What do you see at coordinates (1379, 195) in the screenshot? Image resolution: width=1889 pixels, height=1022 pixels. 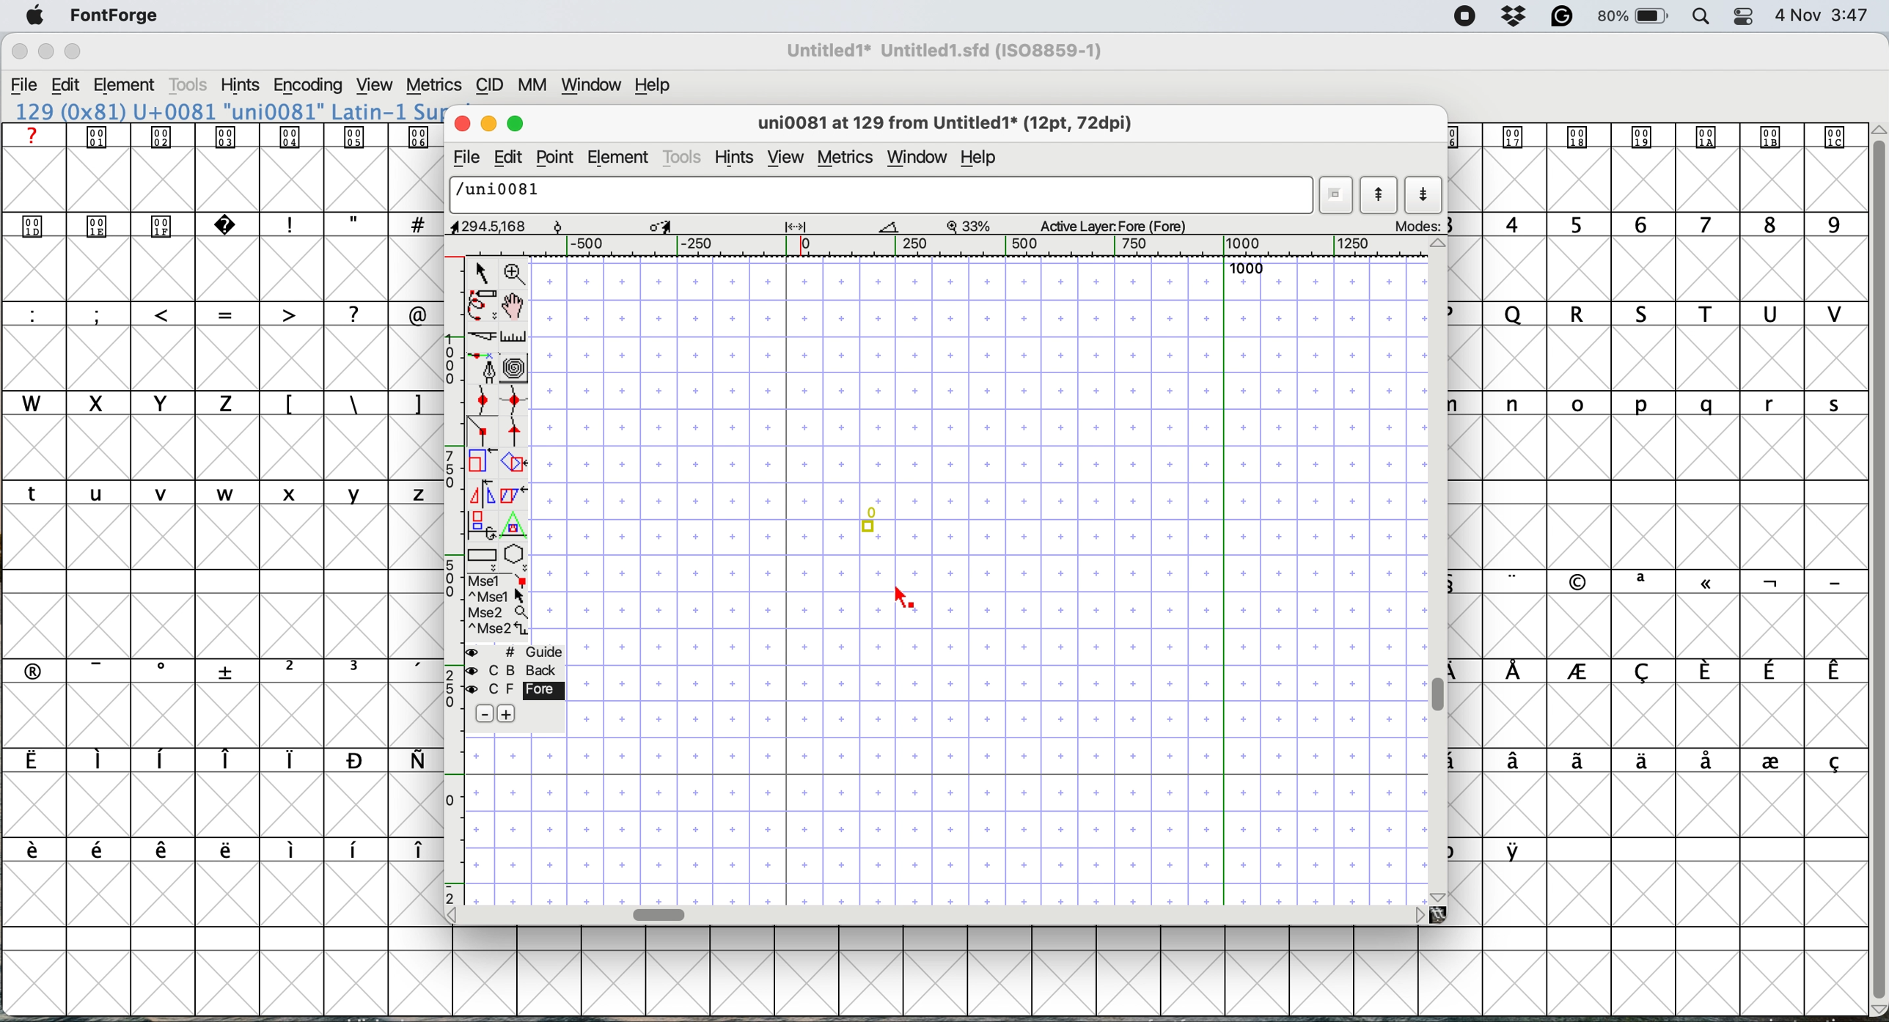 I see `show previous letter` at bounding box center [1379, 195].